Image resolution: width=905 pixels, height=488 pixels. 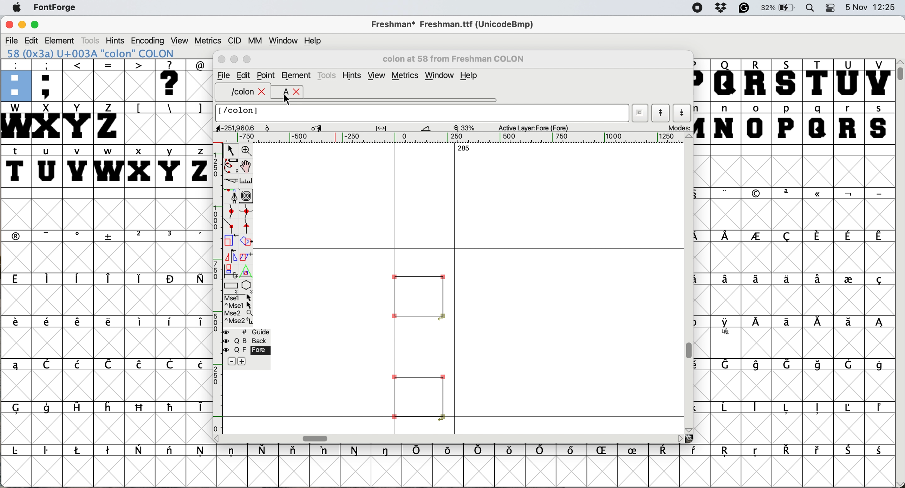 I want to click on W, so click(x=15, y=123).